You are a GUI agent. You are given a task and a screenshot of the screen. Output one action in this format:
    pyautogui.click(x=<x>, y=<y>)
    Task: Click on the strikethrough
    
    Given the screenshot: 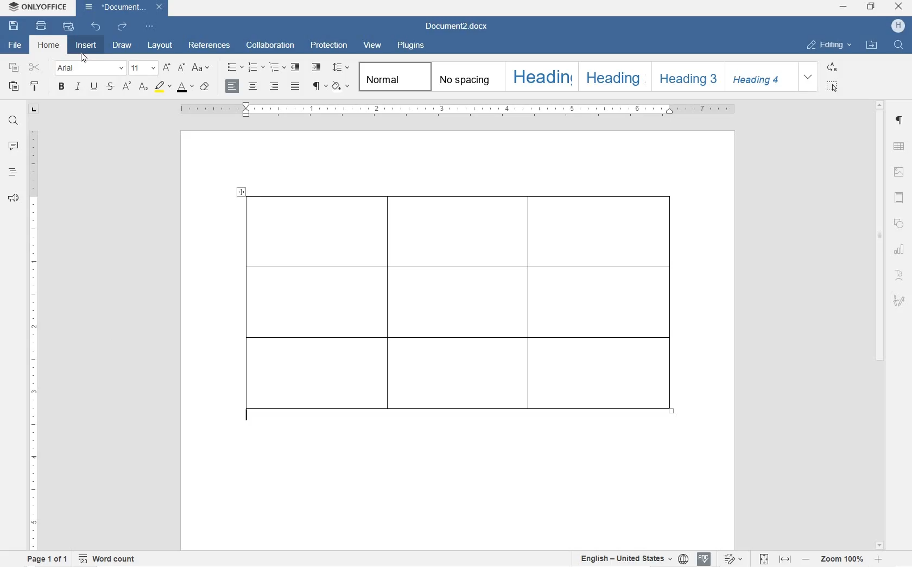 What is the action you would take?
    pyautogui.click(x=110, y=87)
    